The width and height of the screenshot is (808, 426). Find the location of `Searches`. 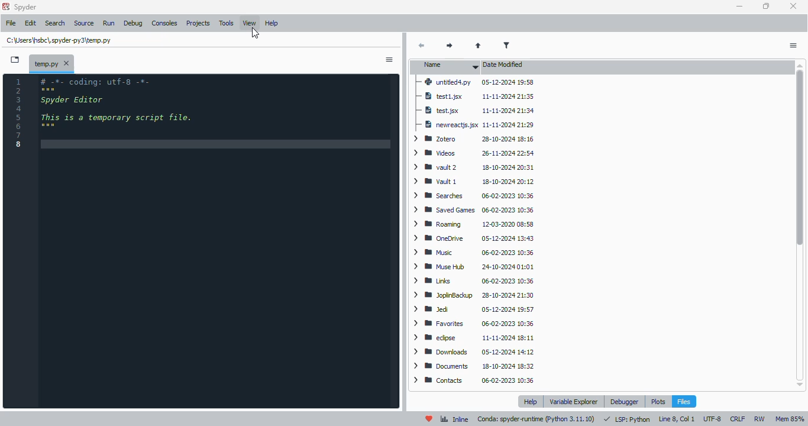

Searches is located at coordinates (474, 196).